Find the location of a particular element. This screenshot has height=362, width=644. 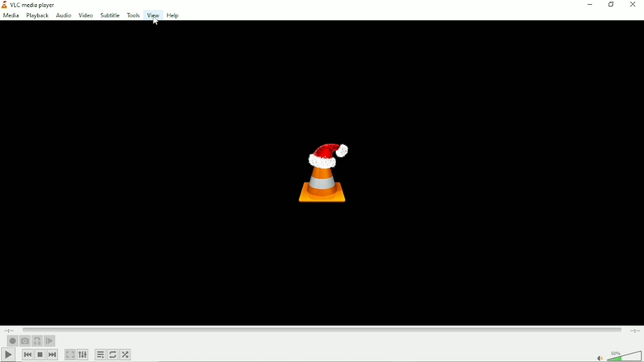

Frame by frame is located at coordinates (50, 341).